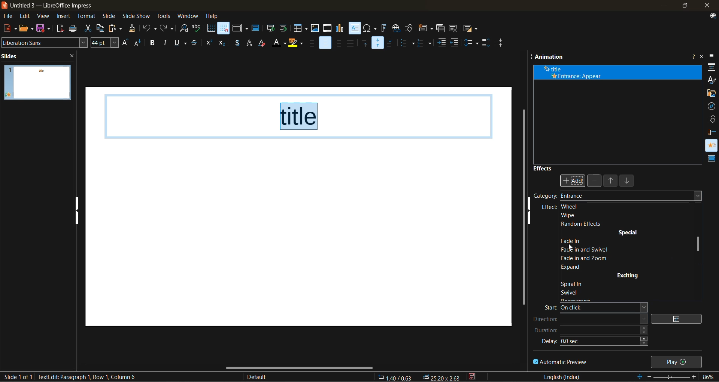 The height and width of the screenshot is (382, 719). I want to click on display grid, so click(211, 28).